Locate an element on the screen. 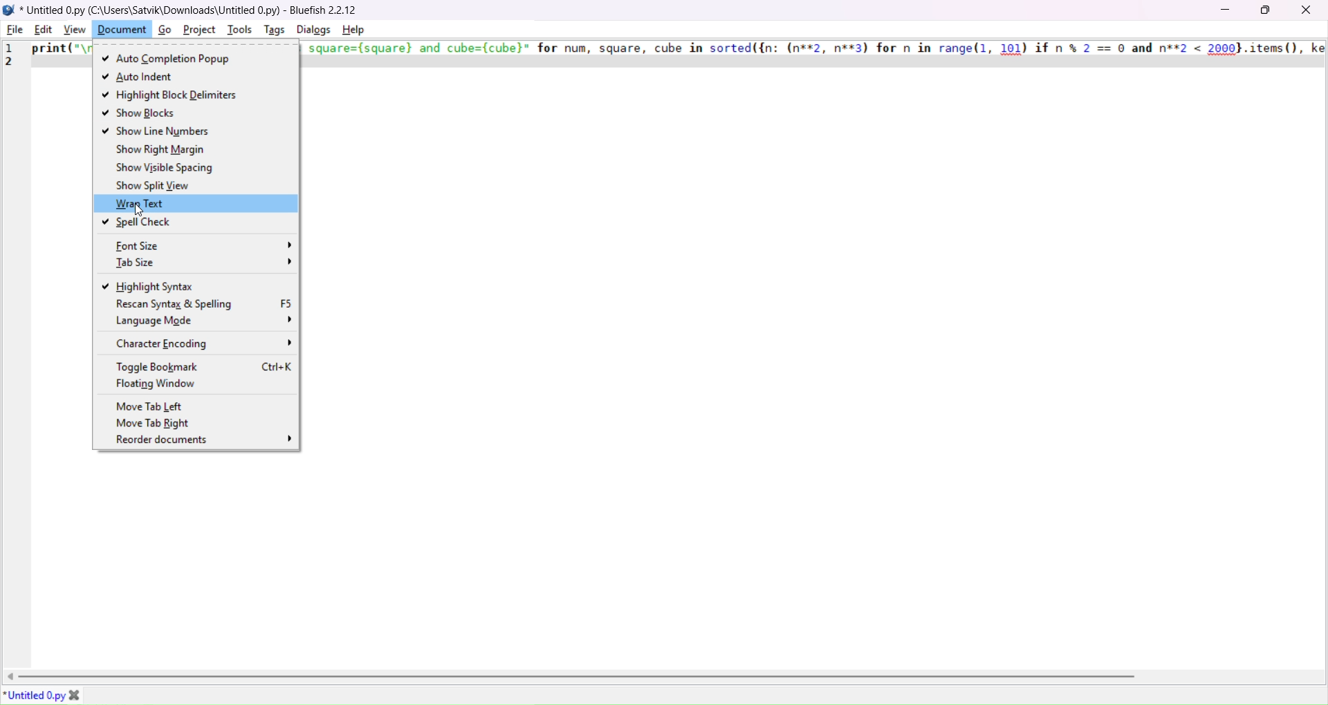 This screenshot has height=705, width=1328. show blocks is located at coordinates (137, 113).